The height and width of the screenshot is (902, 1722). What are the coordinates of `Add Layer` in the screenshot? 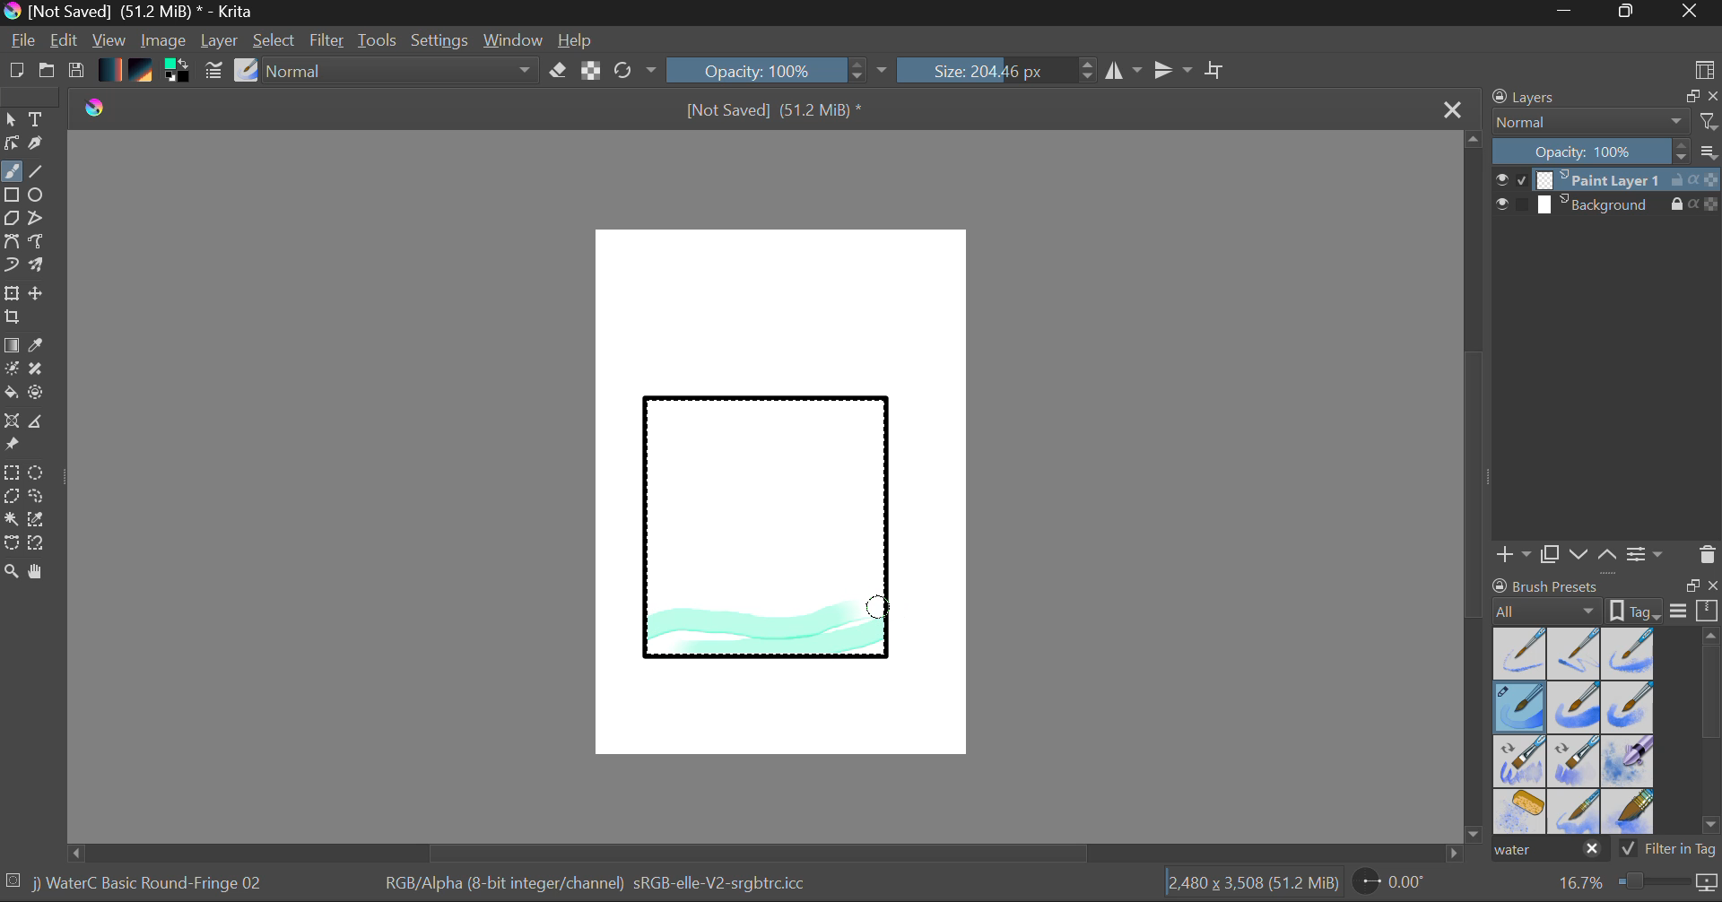 It's located at (1513, 554).